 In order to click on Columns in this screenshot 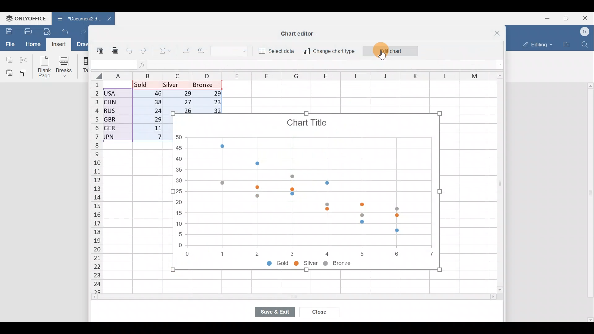, I will do `click(286, 76)`.